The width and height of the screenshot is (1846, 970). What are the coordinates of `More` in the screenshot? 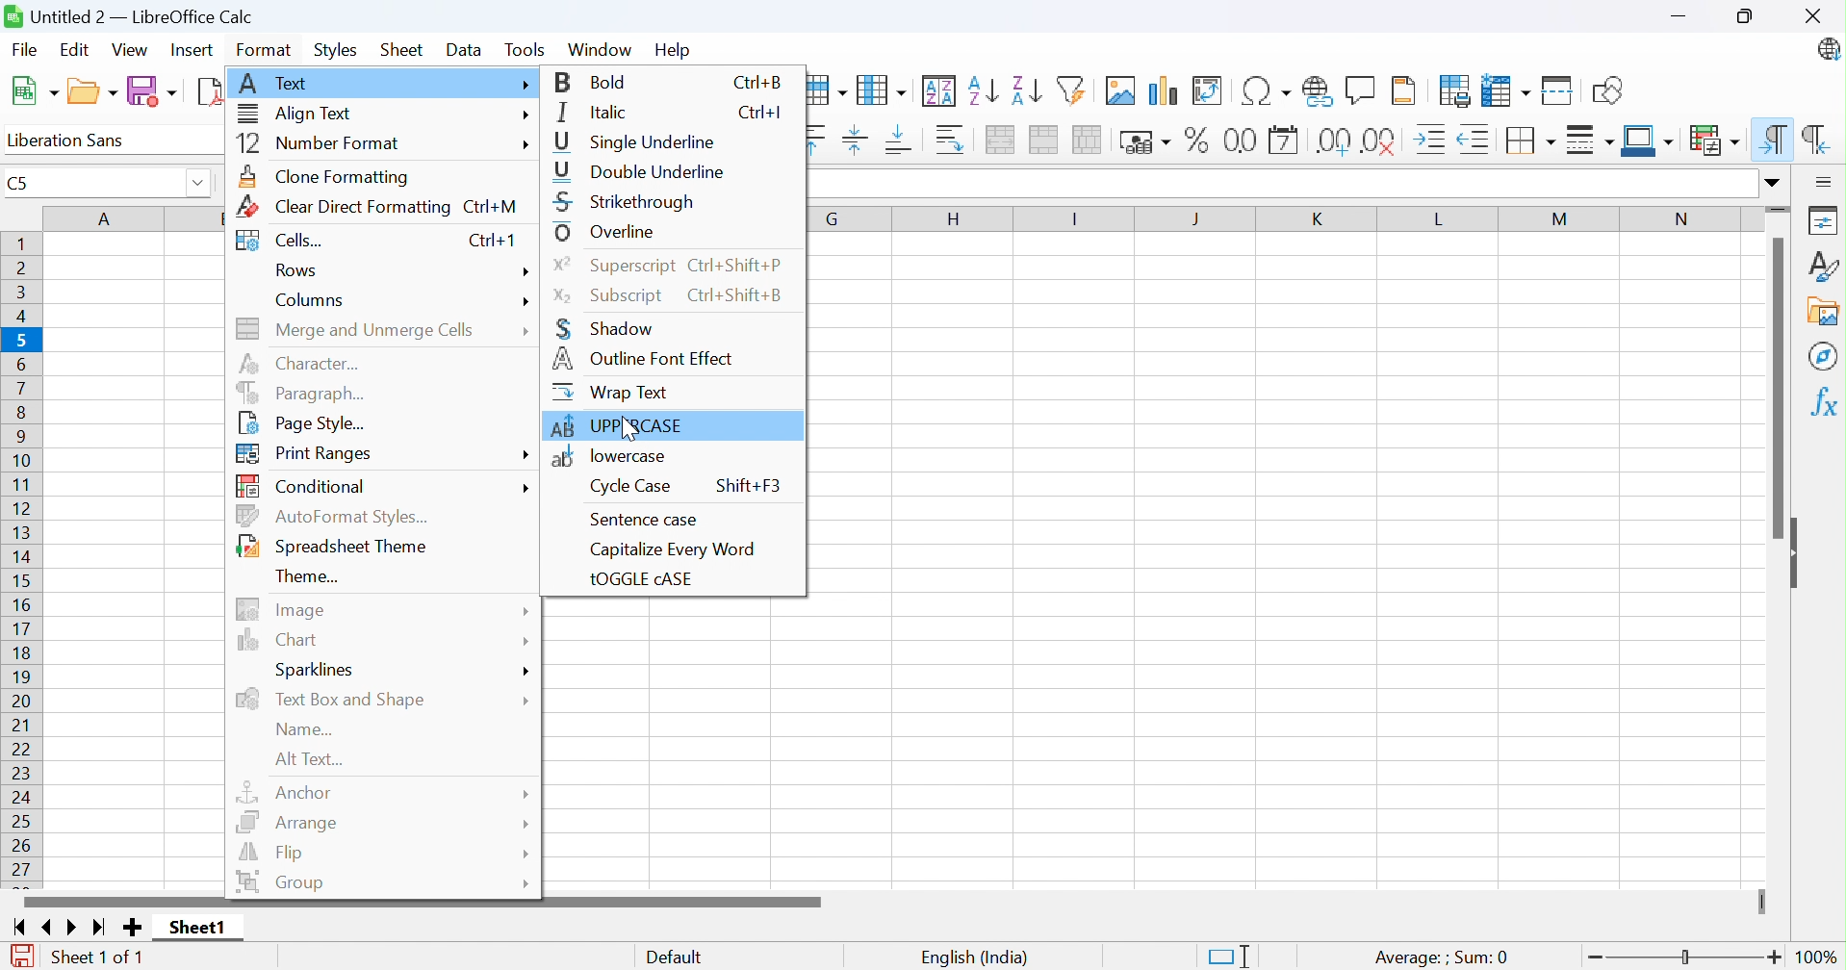 It's located at (522, 823).